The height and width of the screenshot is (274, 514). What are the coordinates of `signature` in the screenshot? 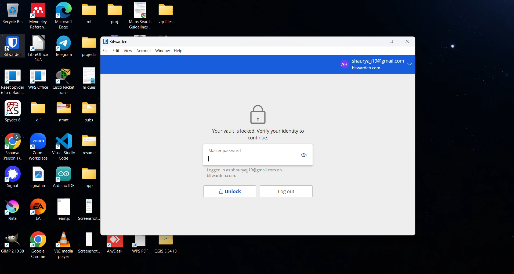 It's located at (38, 177).